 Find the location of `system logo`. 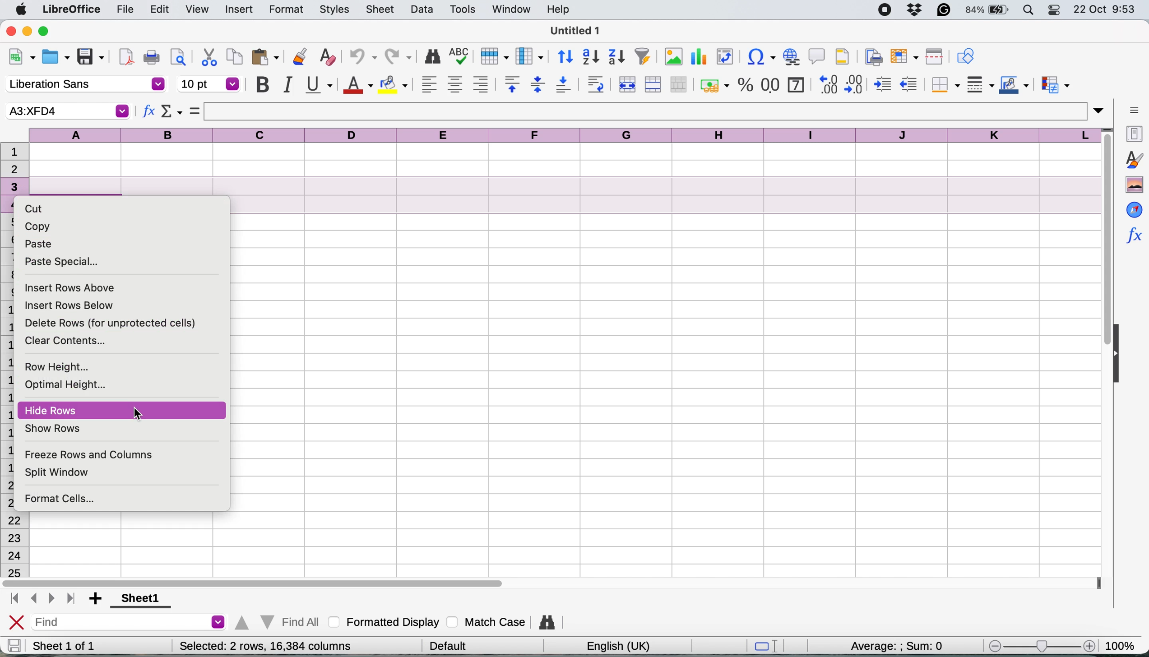

system logo is located at coordinates (23, 10).